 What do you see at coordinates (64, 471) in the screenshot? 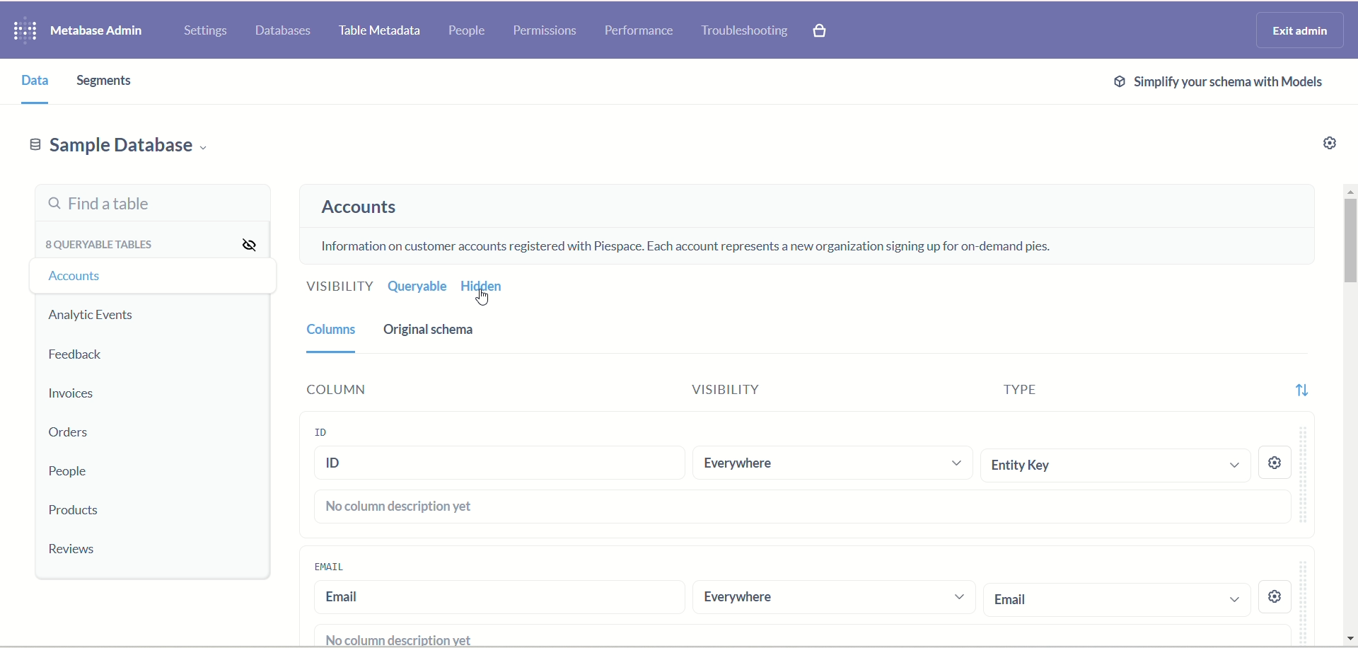
I see `people` at bounding box center [64, 471].